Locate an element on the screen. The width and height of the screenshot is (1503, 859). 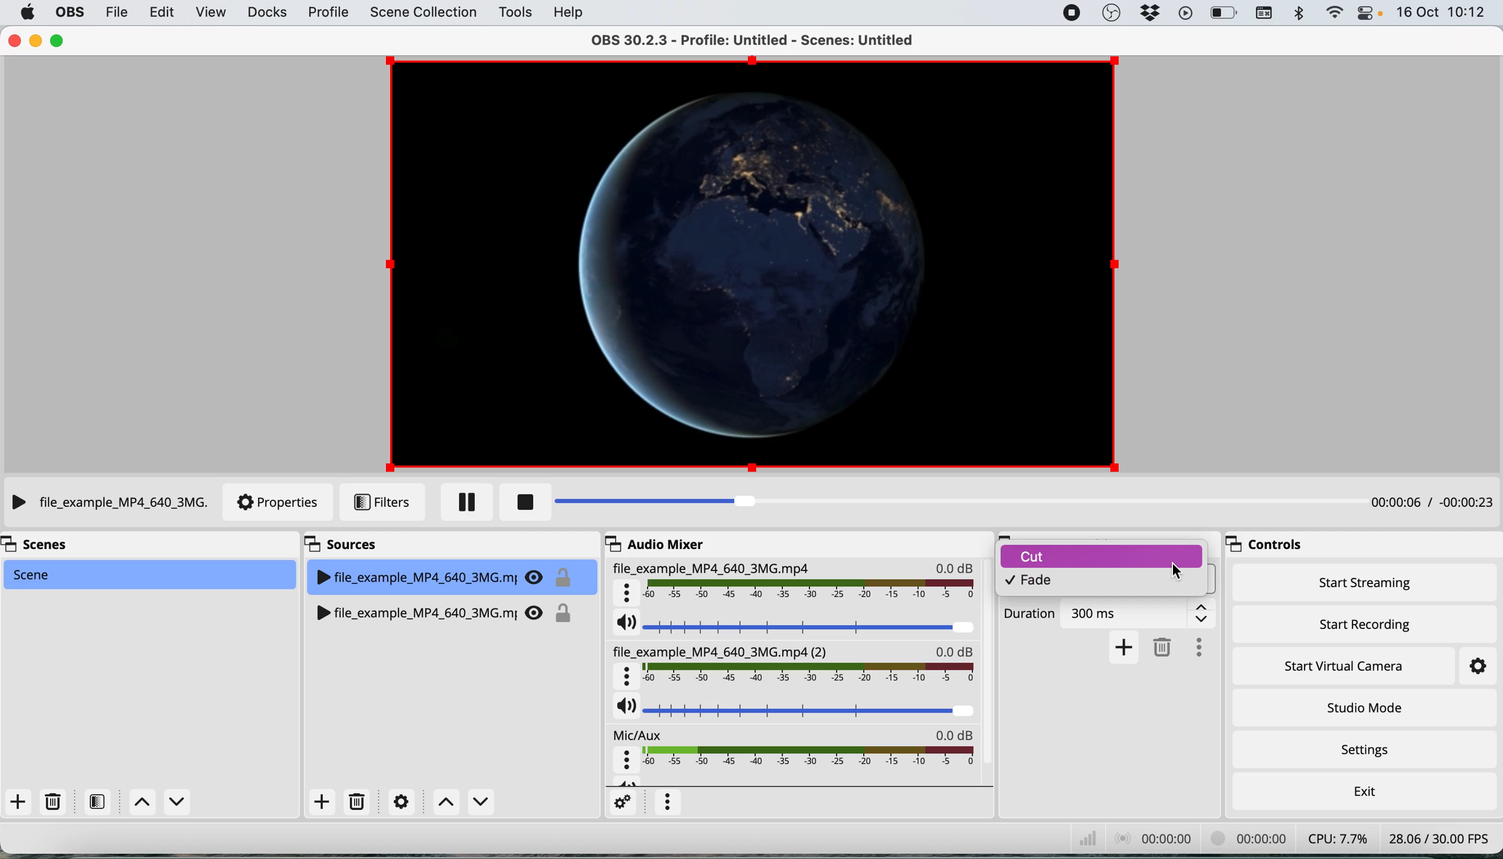
keyboard is located at coordinates (1267, 14).